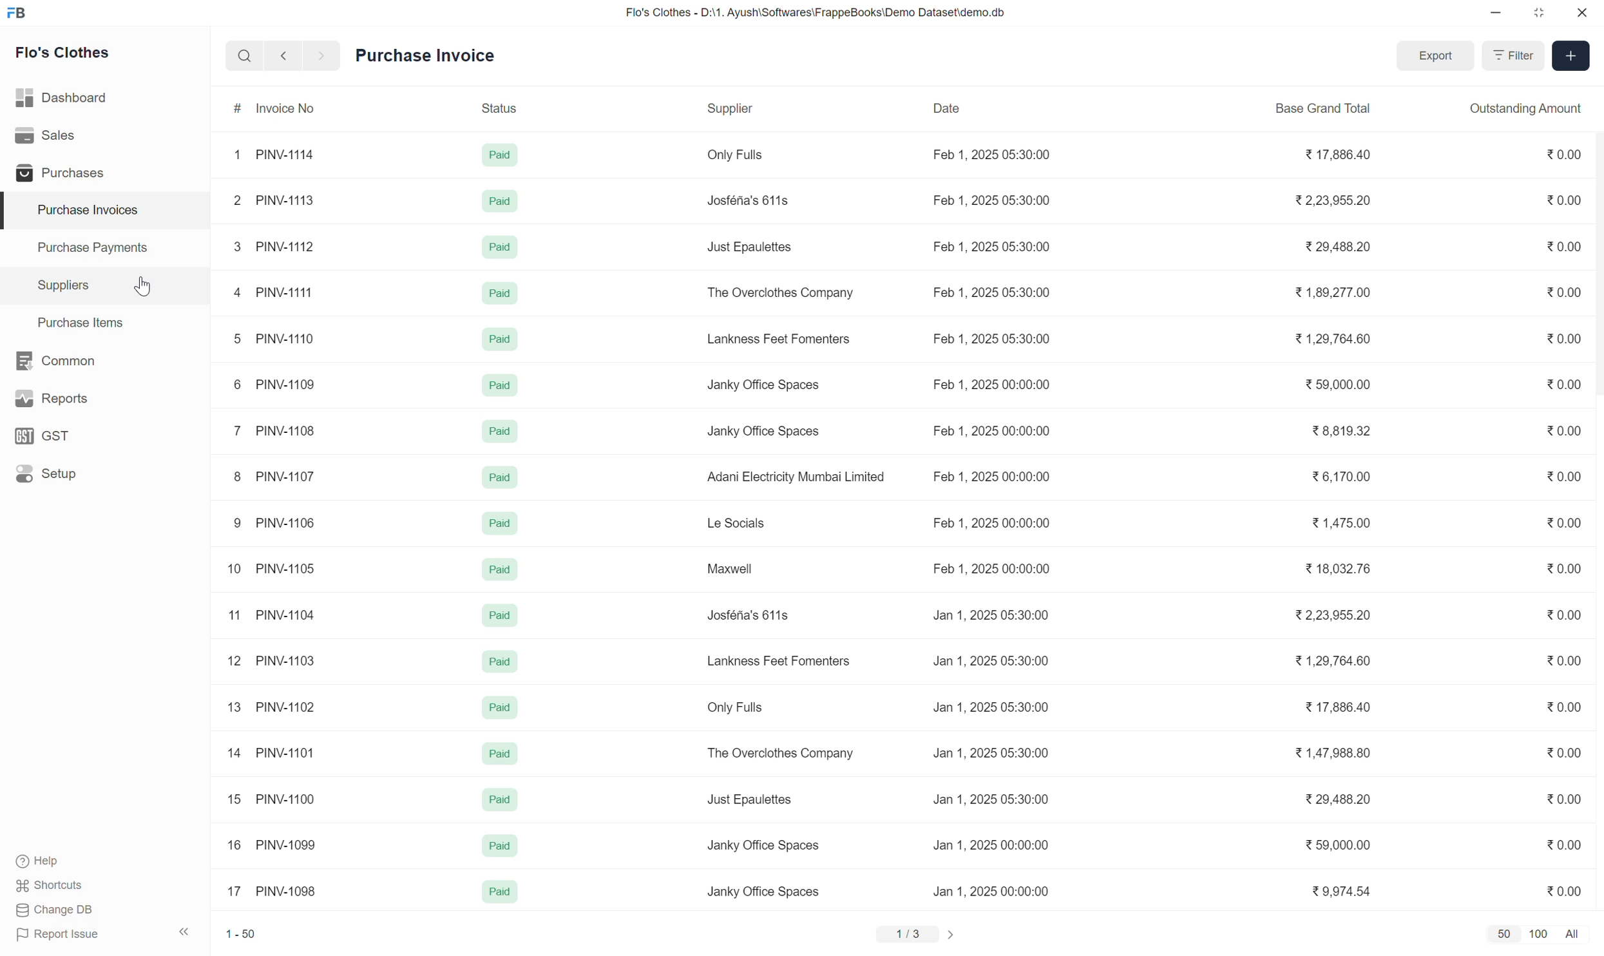  What do you see at coordinates (144, 286) in the screenshot?
I see `Cursor` at bounding box center [144, 286].